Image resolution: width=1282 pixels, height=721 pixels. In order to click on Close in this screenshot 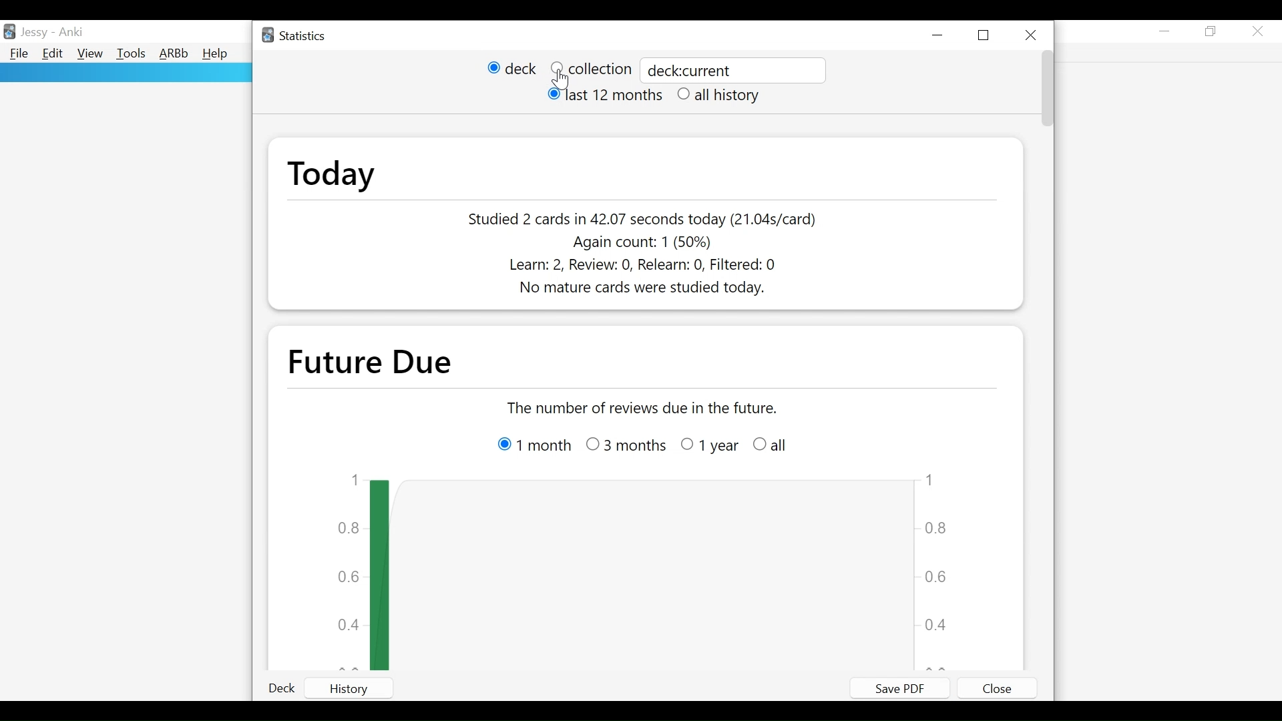, I will do `click(1032, 33)`.